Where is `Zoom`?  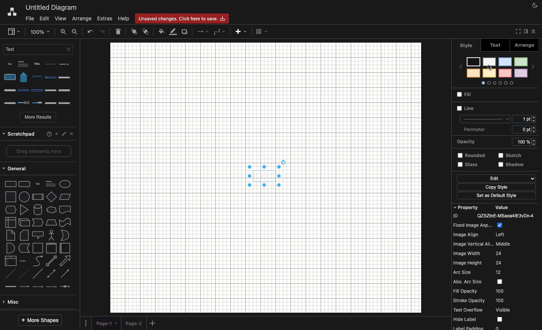
Zoom is located at coordinates (41, 31).